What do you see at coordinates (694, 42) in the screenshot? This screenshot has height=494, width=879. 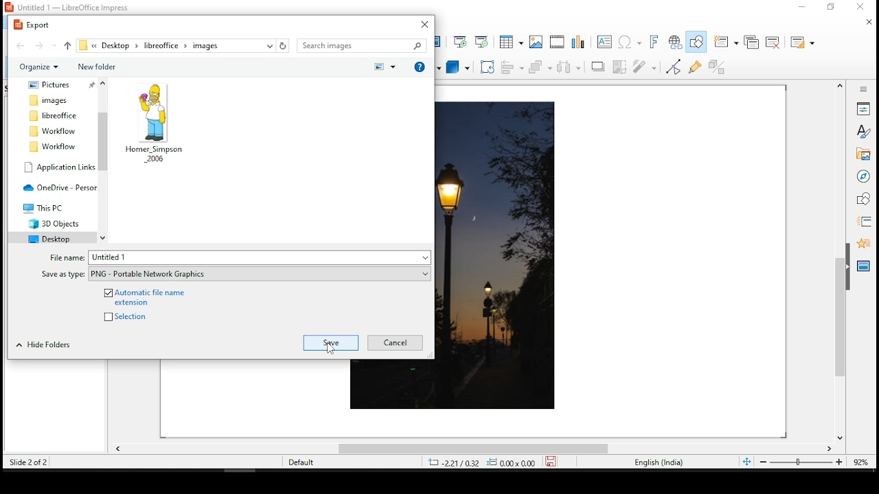 I see `show draw functions` at bounding box center [694, 42].